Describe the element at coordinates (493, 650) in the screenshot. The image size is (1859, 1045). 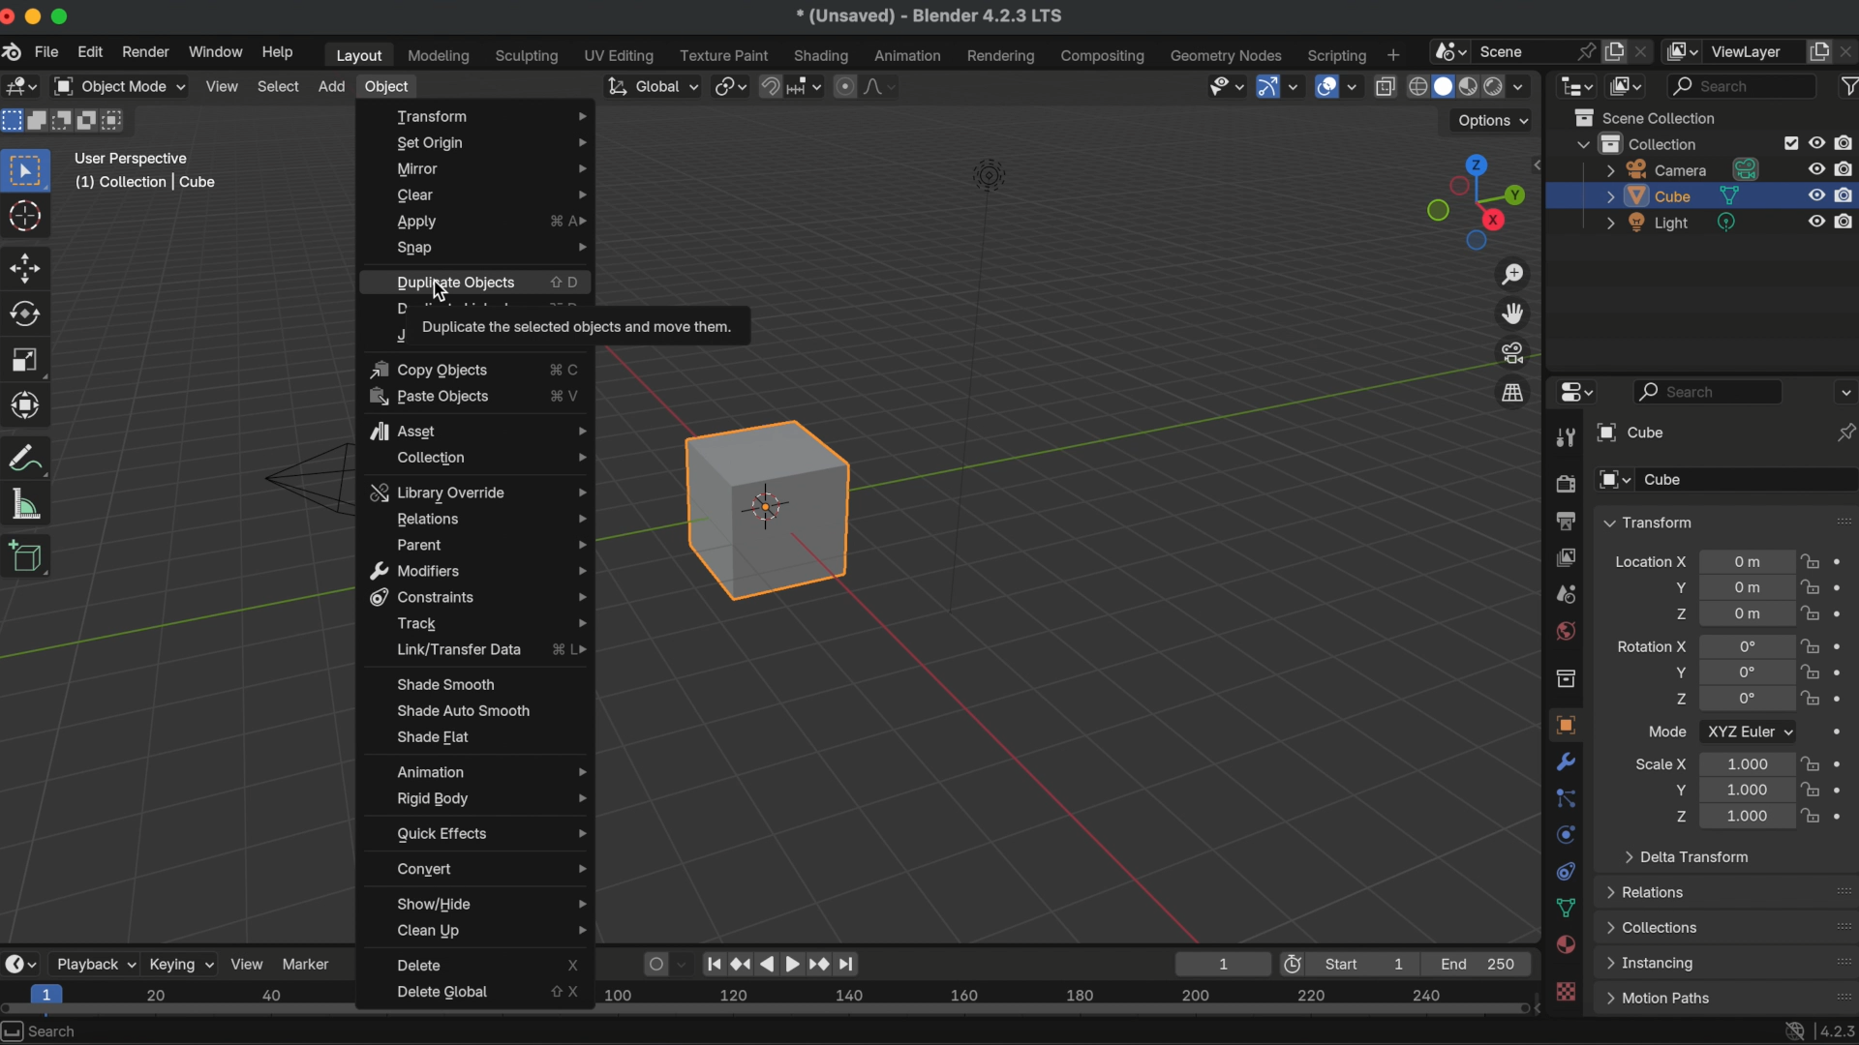
I see `link/transfer data menu` at that location.